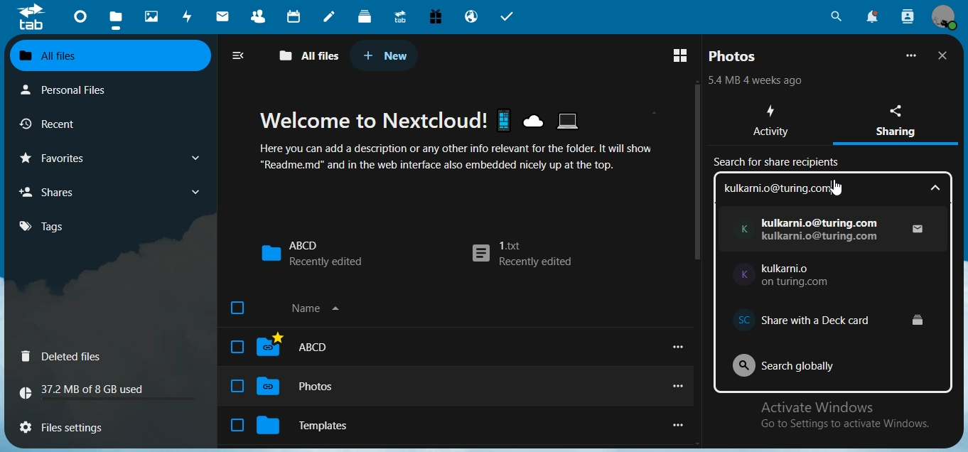  What do you see at coordinates (834, 188) in the screenshot?
I see `text` at bounding box center [834, 188].